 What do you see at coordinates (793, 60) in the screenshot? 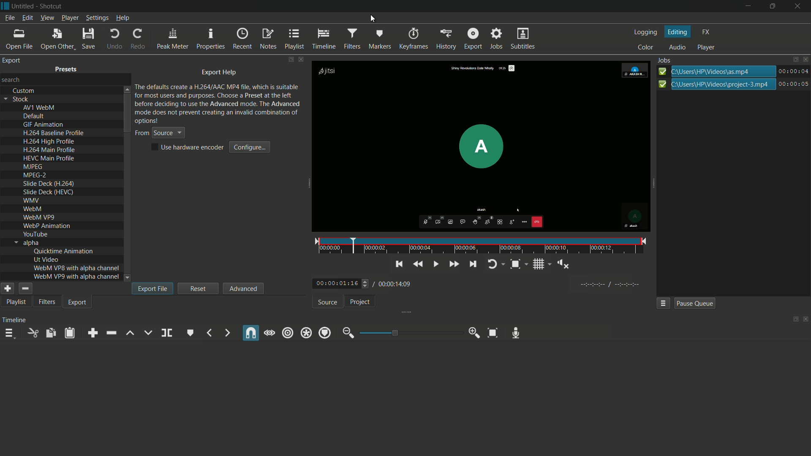
I see `change layout` at bounding box center [793, 60].